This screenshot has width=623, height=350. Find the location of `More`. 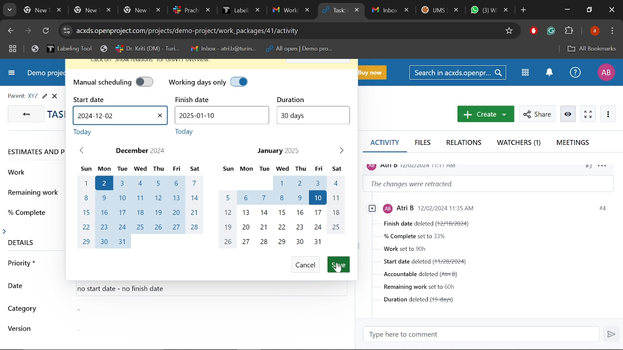

More is located at coordinates (607, 113).